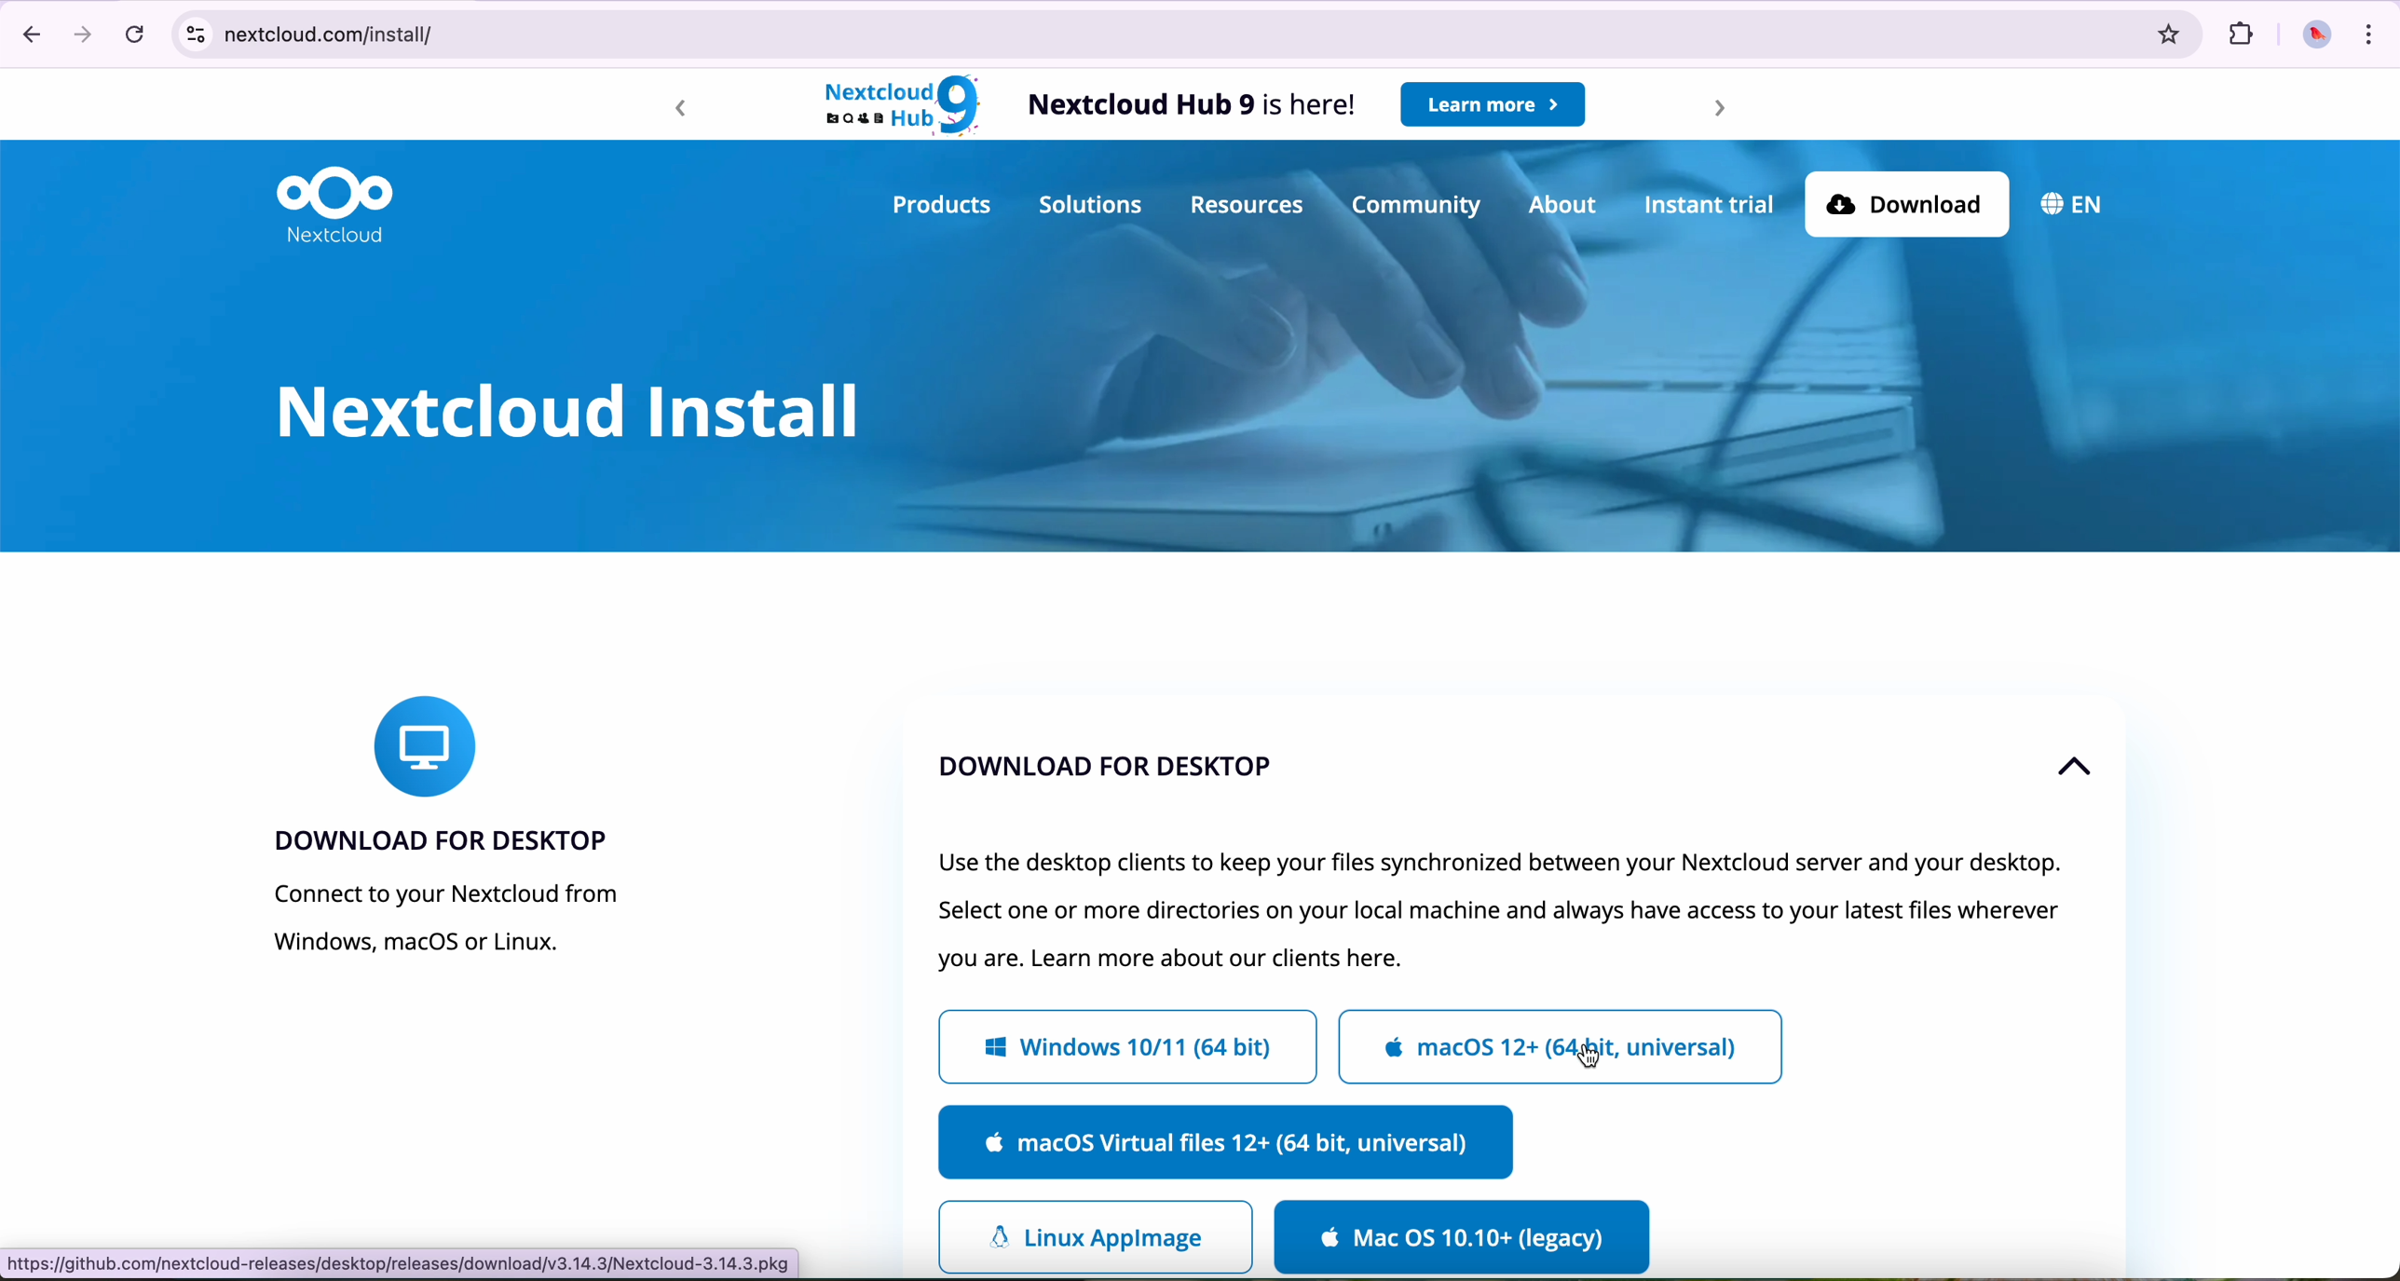  Describe the element at coordinates (2171, 34) in the screenshot. I see `favorites` at that location.